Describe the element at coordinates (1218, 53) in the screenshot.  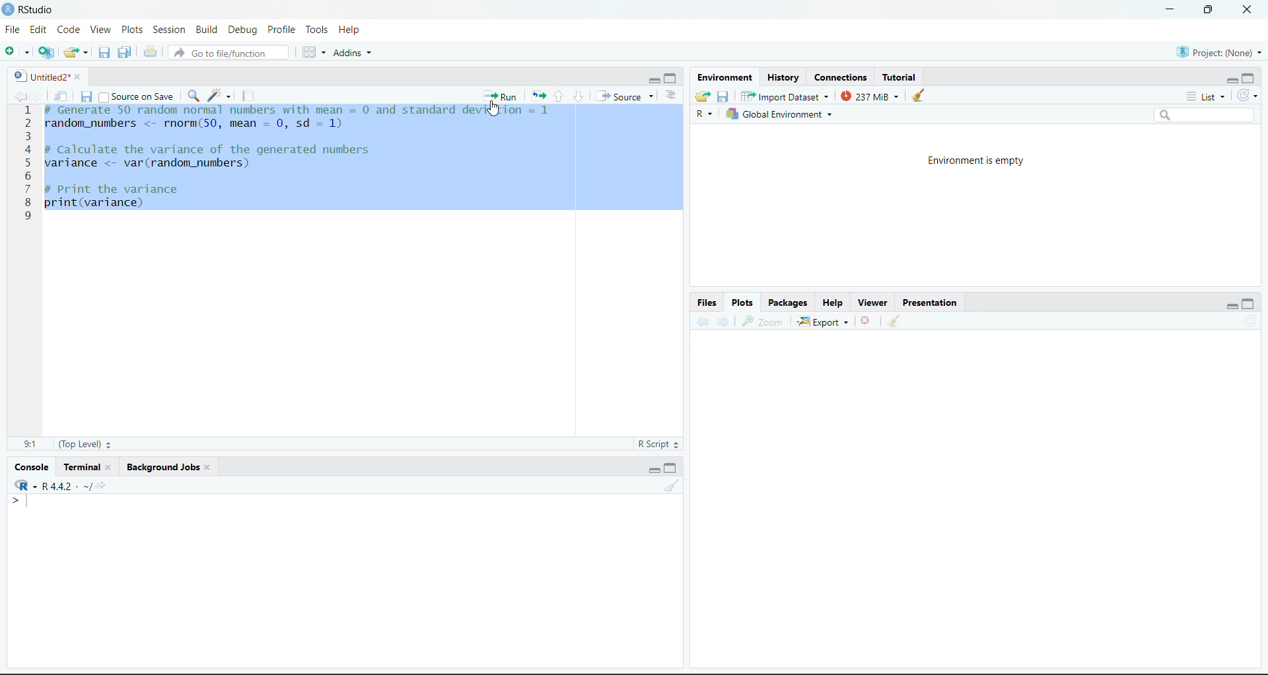
I see `Project (None)` at that location.